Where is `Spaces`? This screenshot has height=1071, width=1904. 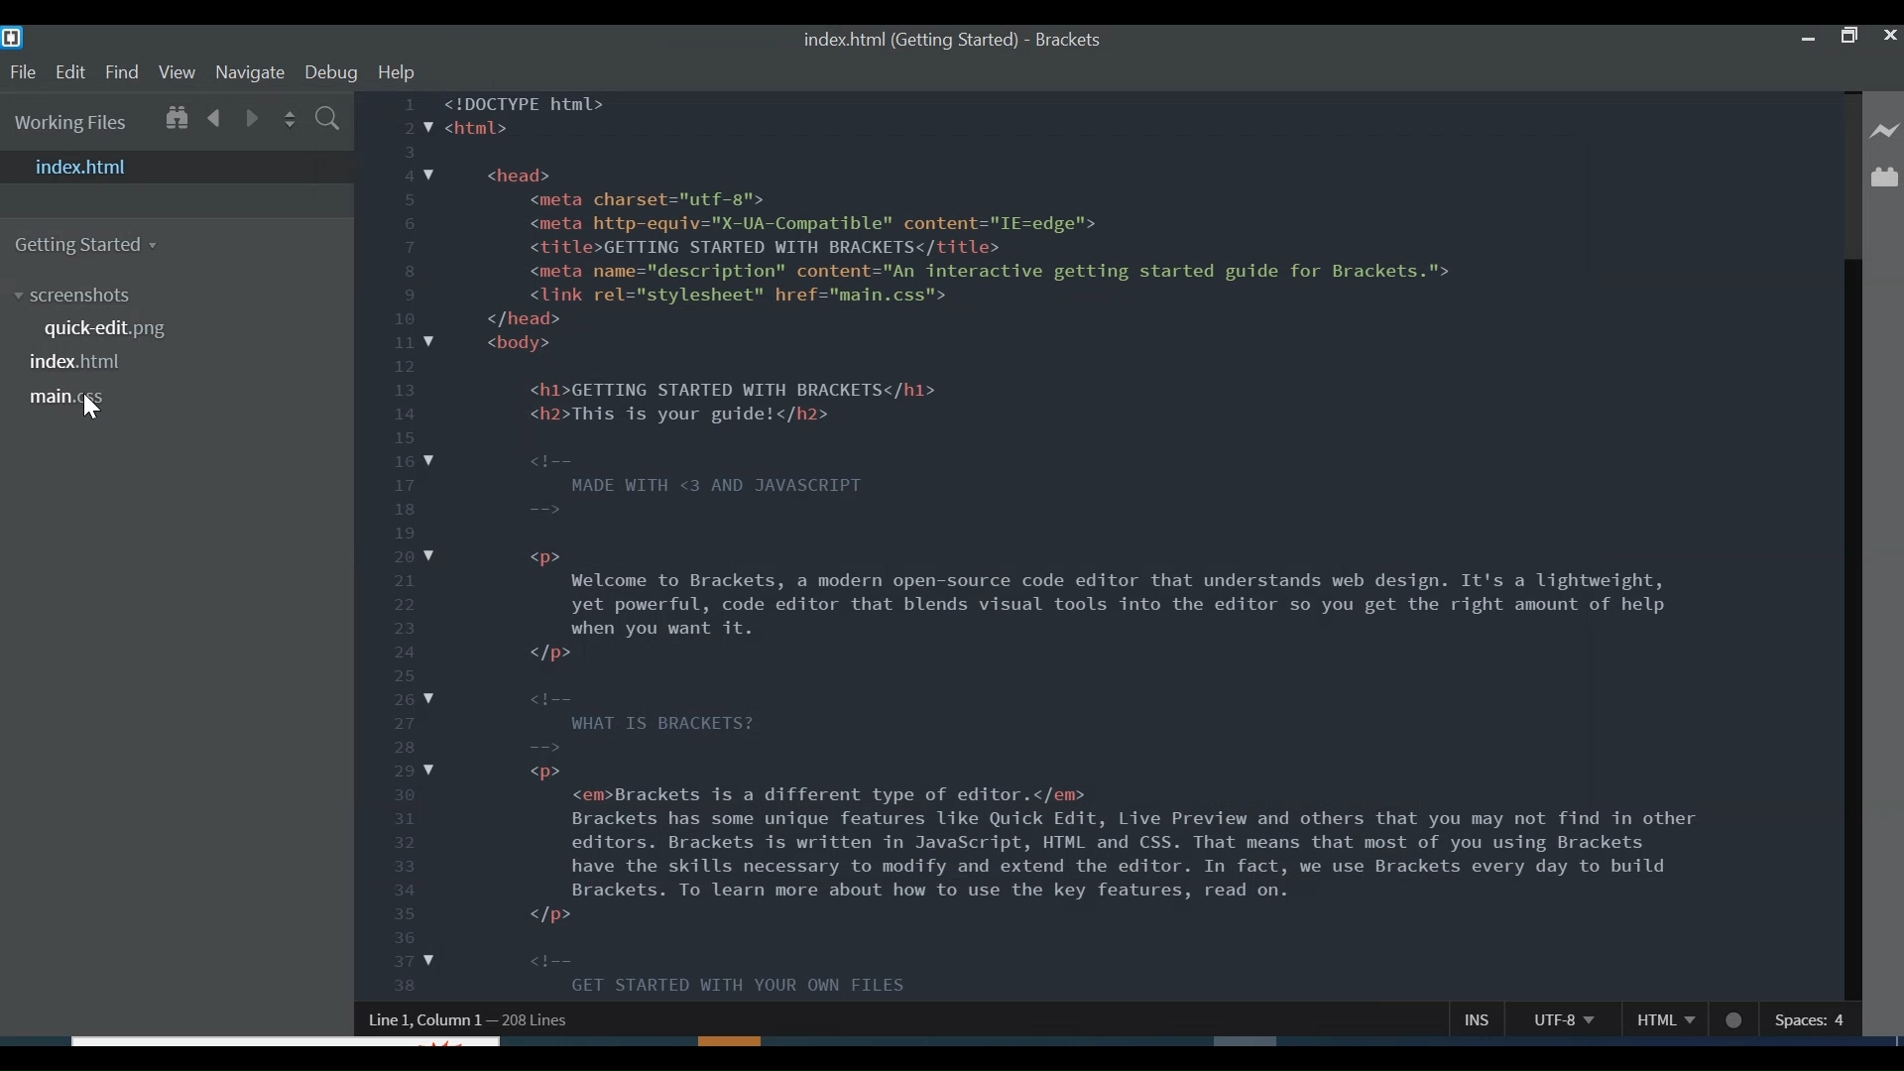 Spaces is located at coordinates (1811, 1021).